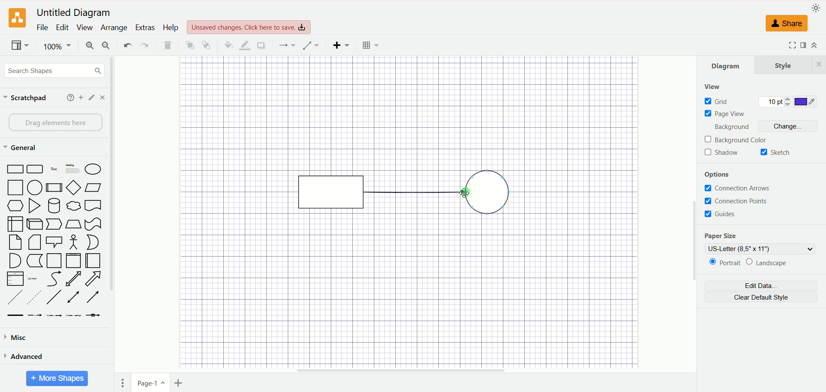 The width and height of the screenshot is (826, 392). What do you see at coordinates (15, 206) in the screenshot?
I see `Hexagon` at bounding box center [15, 206].